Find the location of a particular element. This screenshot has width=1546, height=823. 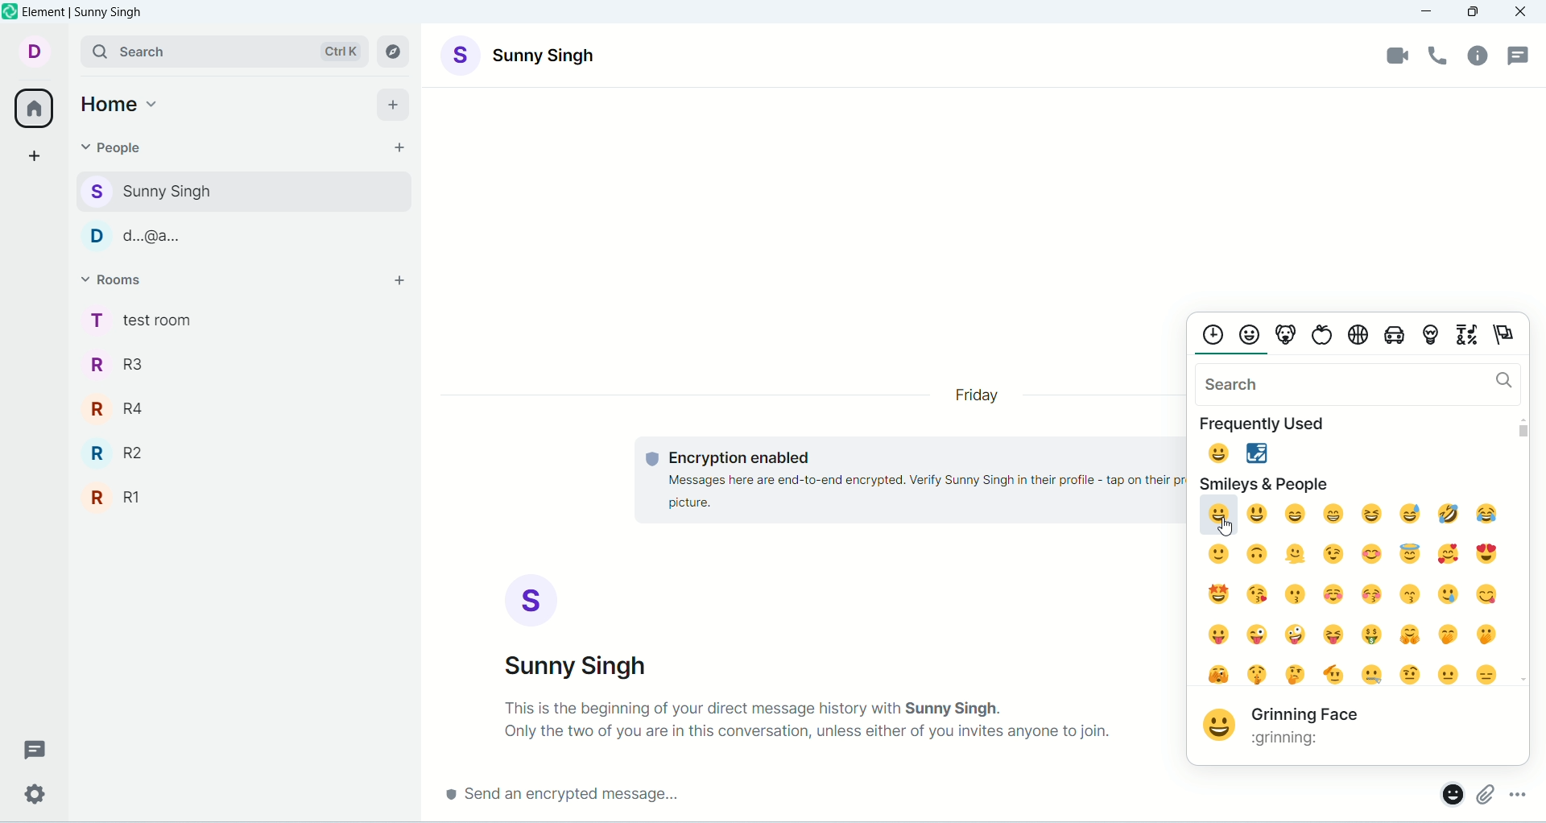

smileys and people is located at coordinates (1264, 482).